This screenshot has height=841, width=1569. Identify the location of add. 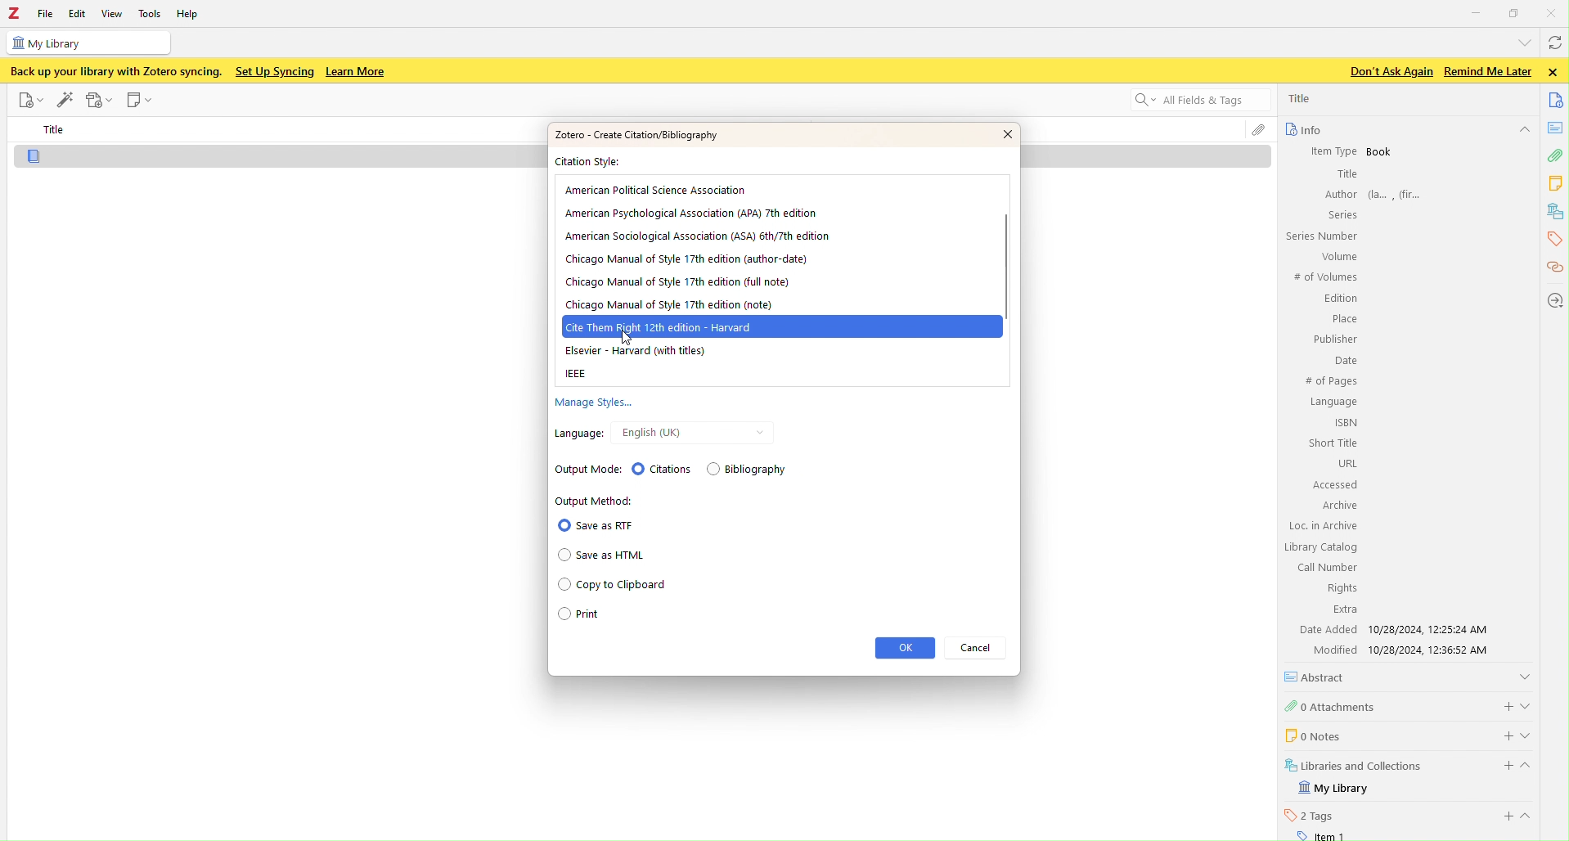
(1502, 766).